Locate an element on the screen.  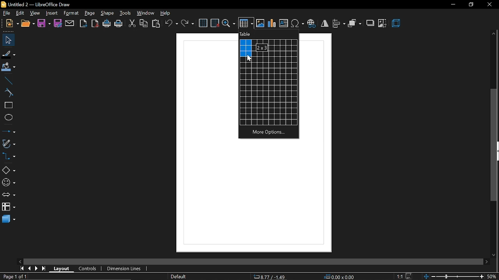
50% is located at coordinates (493, 276).